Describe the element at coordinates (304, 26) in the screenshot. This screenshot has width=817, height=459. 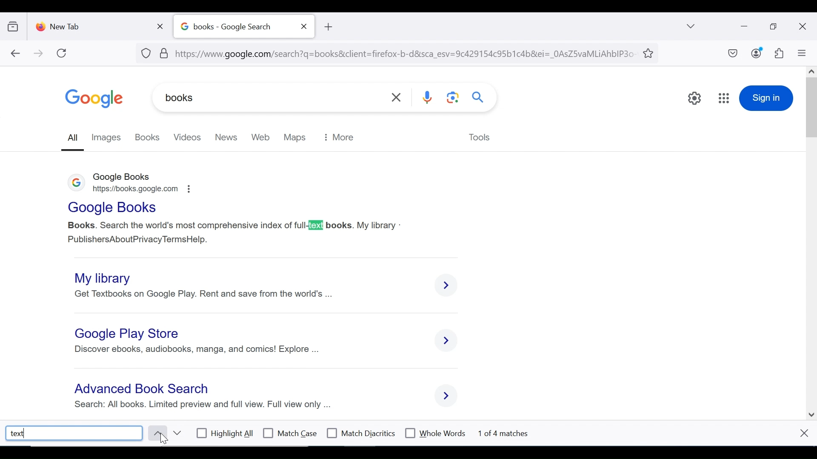
I see `close tab` at that location.